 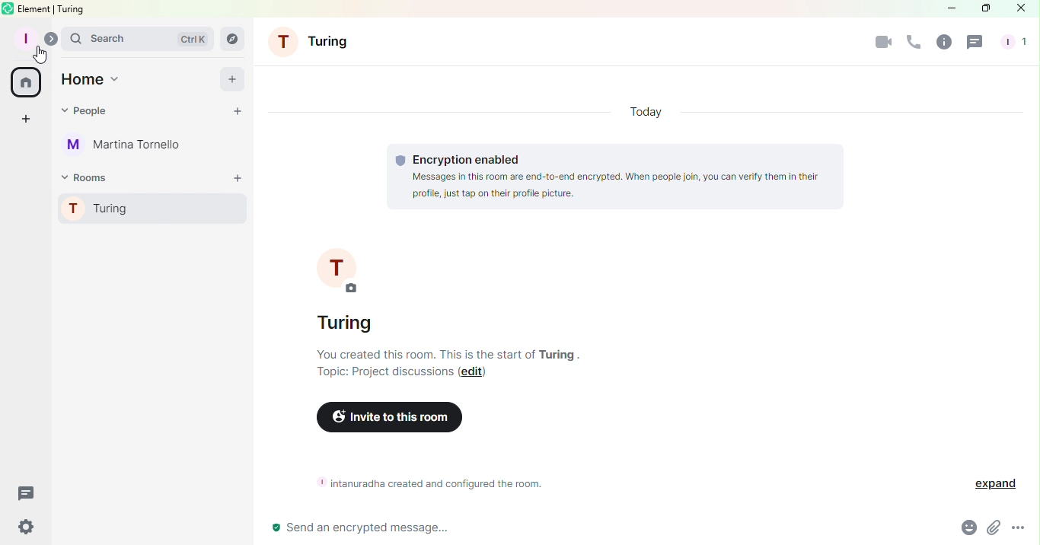 I want to click on Martina Tornello, so click(x=125, y=146).